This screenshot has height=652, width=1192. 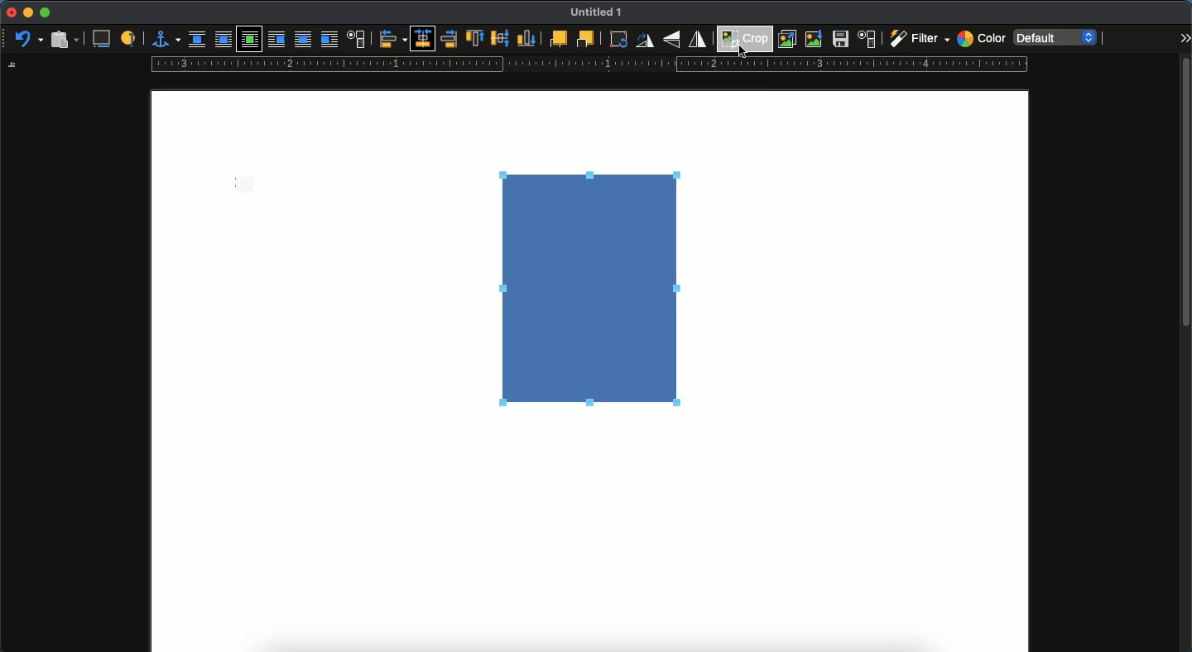 I want to click on through, so click(x=303, y=41).